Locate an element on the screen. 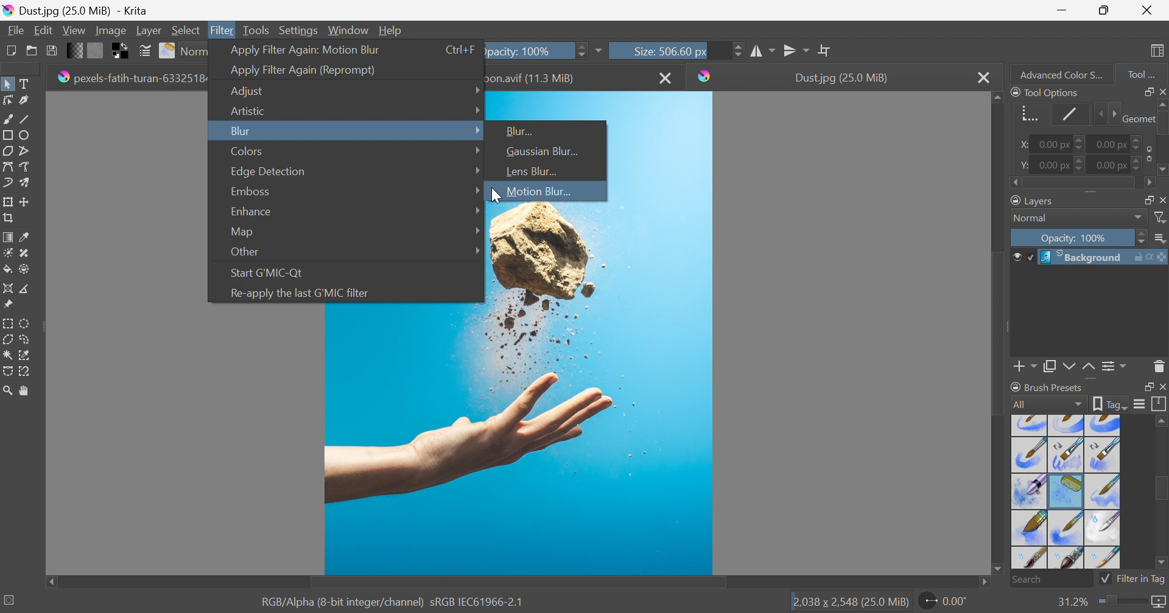  Drop Down is located at coordinates (477, 211).